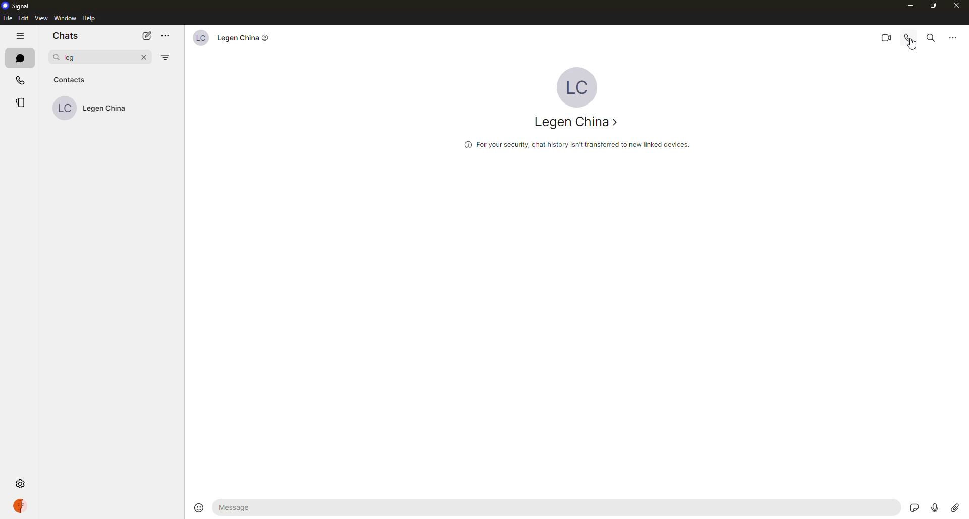 This screenshot has height=519, width=969. I want to click on hide tabs, so click(21, 37).